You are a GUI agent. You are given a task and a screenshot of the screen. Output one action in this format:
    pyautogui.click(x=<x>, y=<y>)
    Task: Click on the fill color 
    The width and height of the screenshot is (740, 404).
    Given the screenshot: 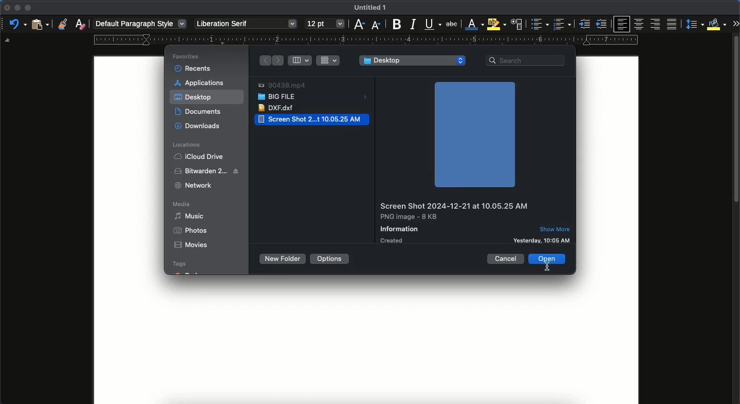 What is the action you would take?
    pyautogui.click(x=717, y=24)
    